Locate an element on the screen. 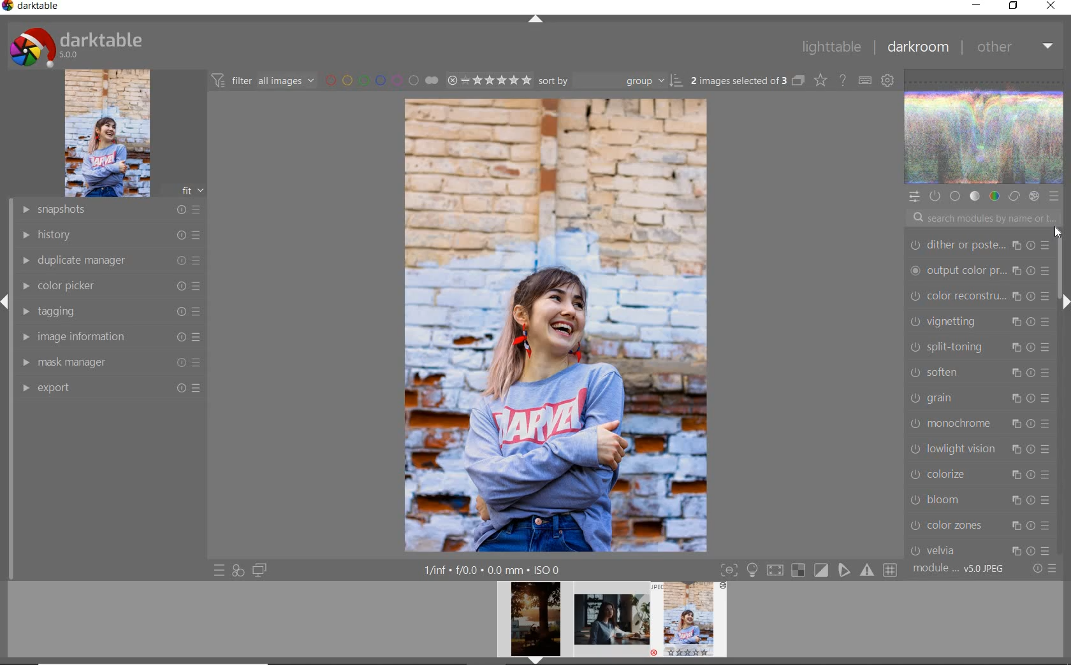  retouch is located at coordinates (982, 346).